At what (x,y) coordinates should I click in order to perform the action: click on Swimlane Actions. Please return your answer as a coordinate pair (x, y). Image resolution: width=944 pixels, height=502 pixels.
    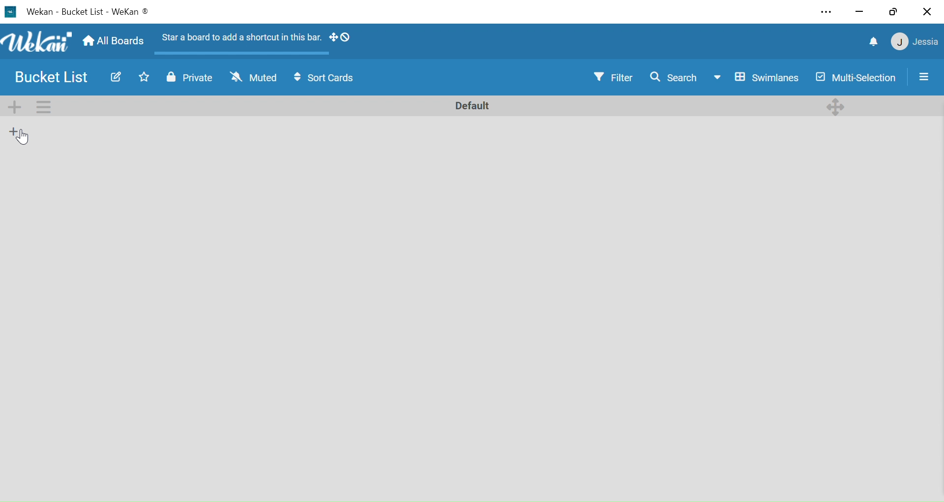
    Looking at the image, I should click on (43, 106).